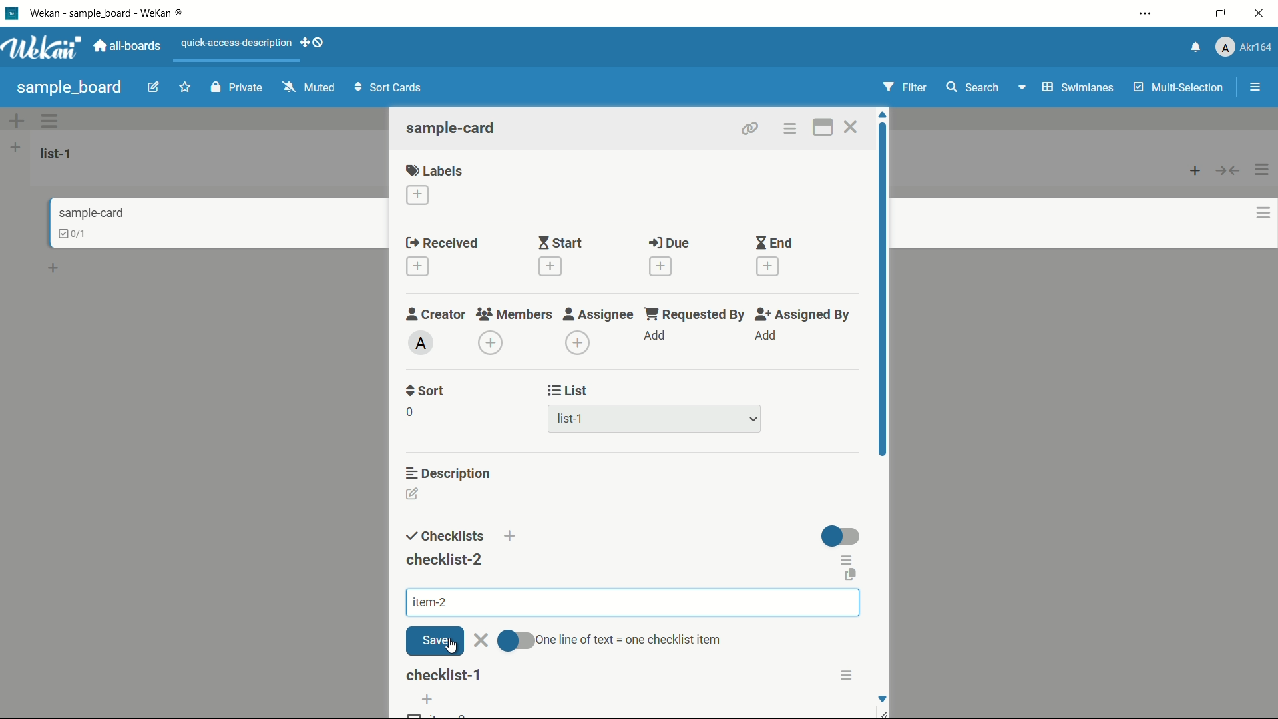 Image resolution: width=1278 pixels, height=719 pixels. Describe the element at coordinates (154, 89) in the screenshot. I see `edit` at that location.